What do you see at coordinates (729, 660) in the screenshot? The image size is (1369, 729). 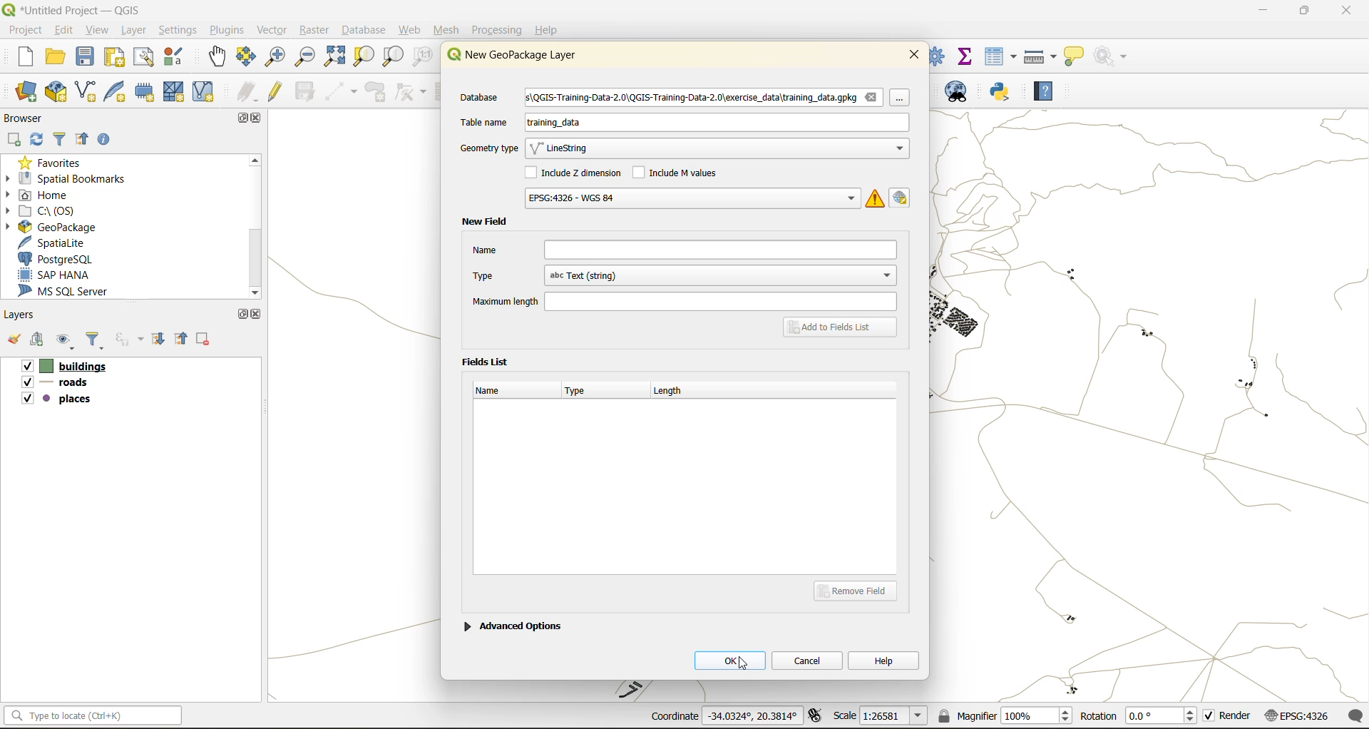 I see `ok` at bounding box center [729, 660].